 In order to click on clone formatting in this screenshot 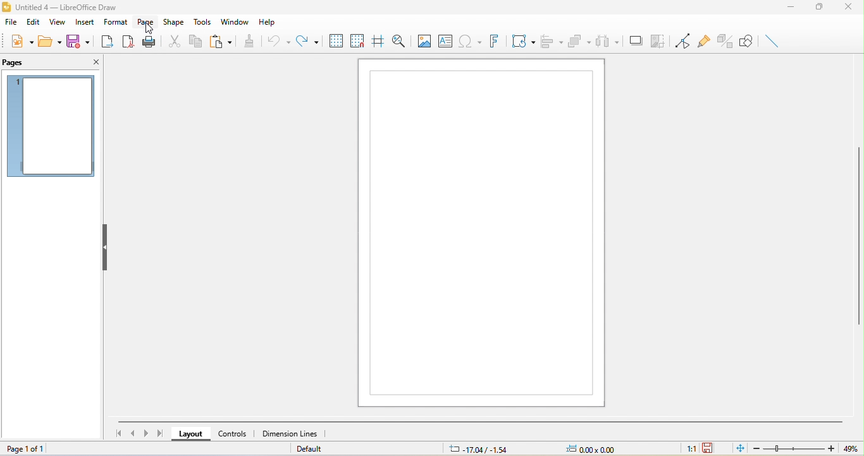, I will do `click(250, 43)`.